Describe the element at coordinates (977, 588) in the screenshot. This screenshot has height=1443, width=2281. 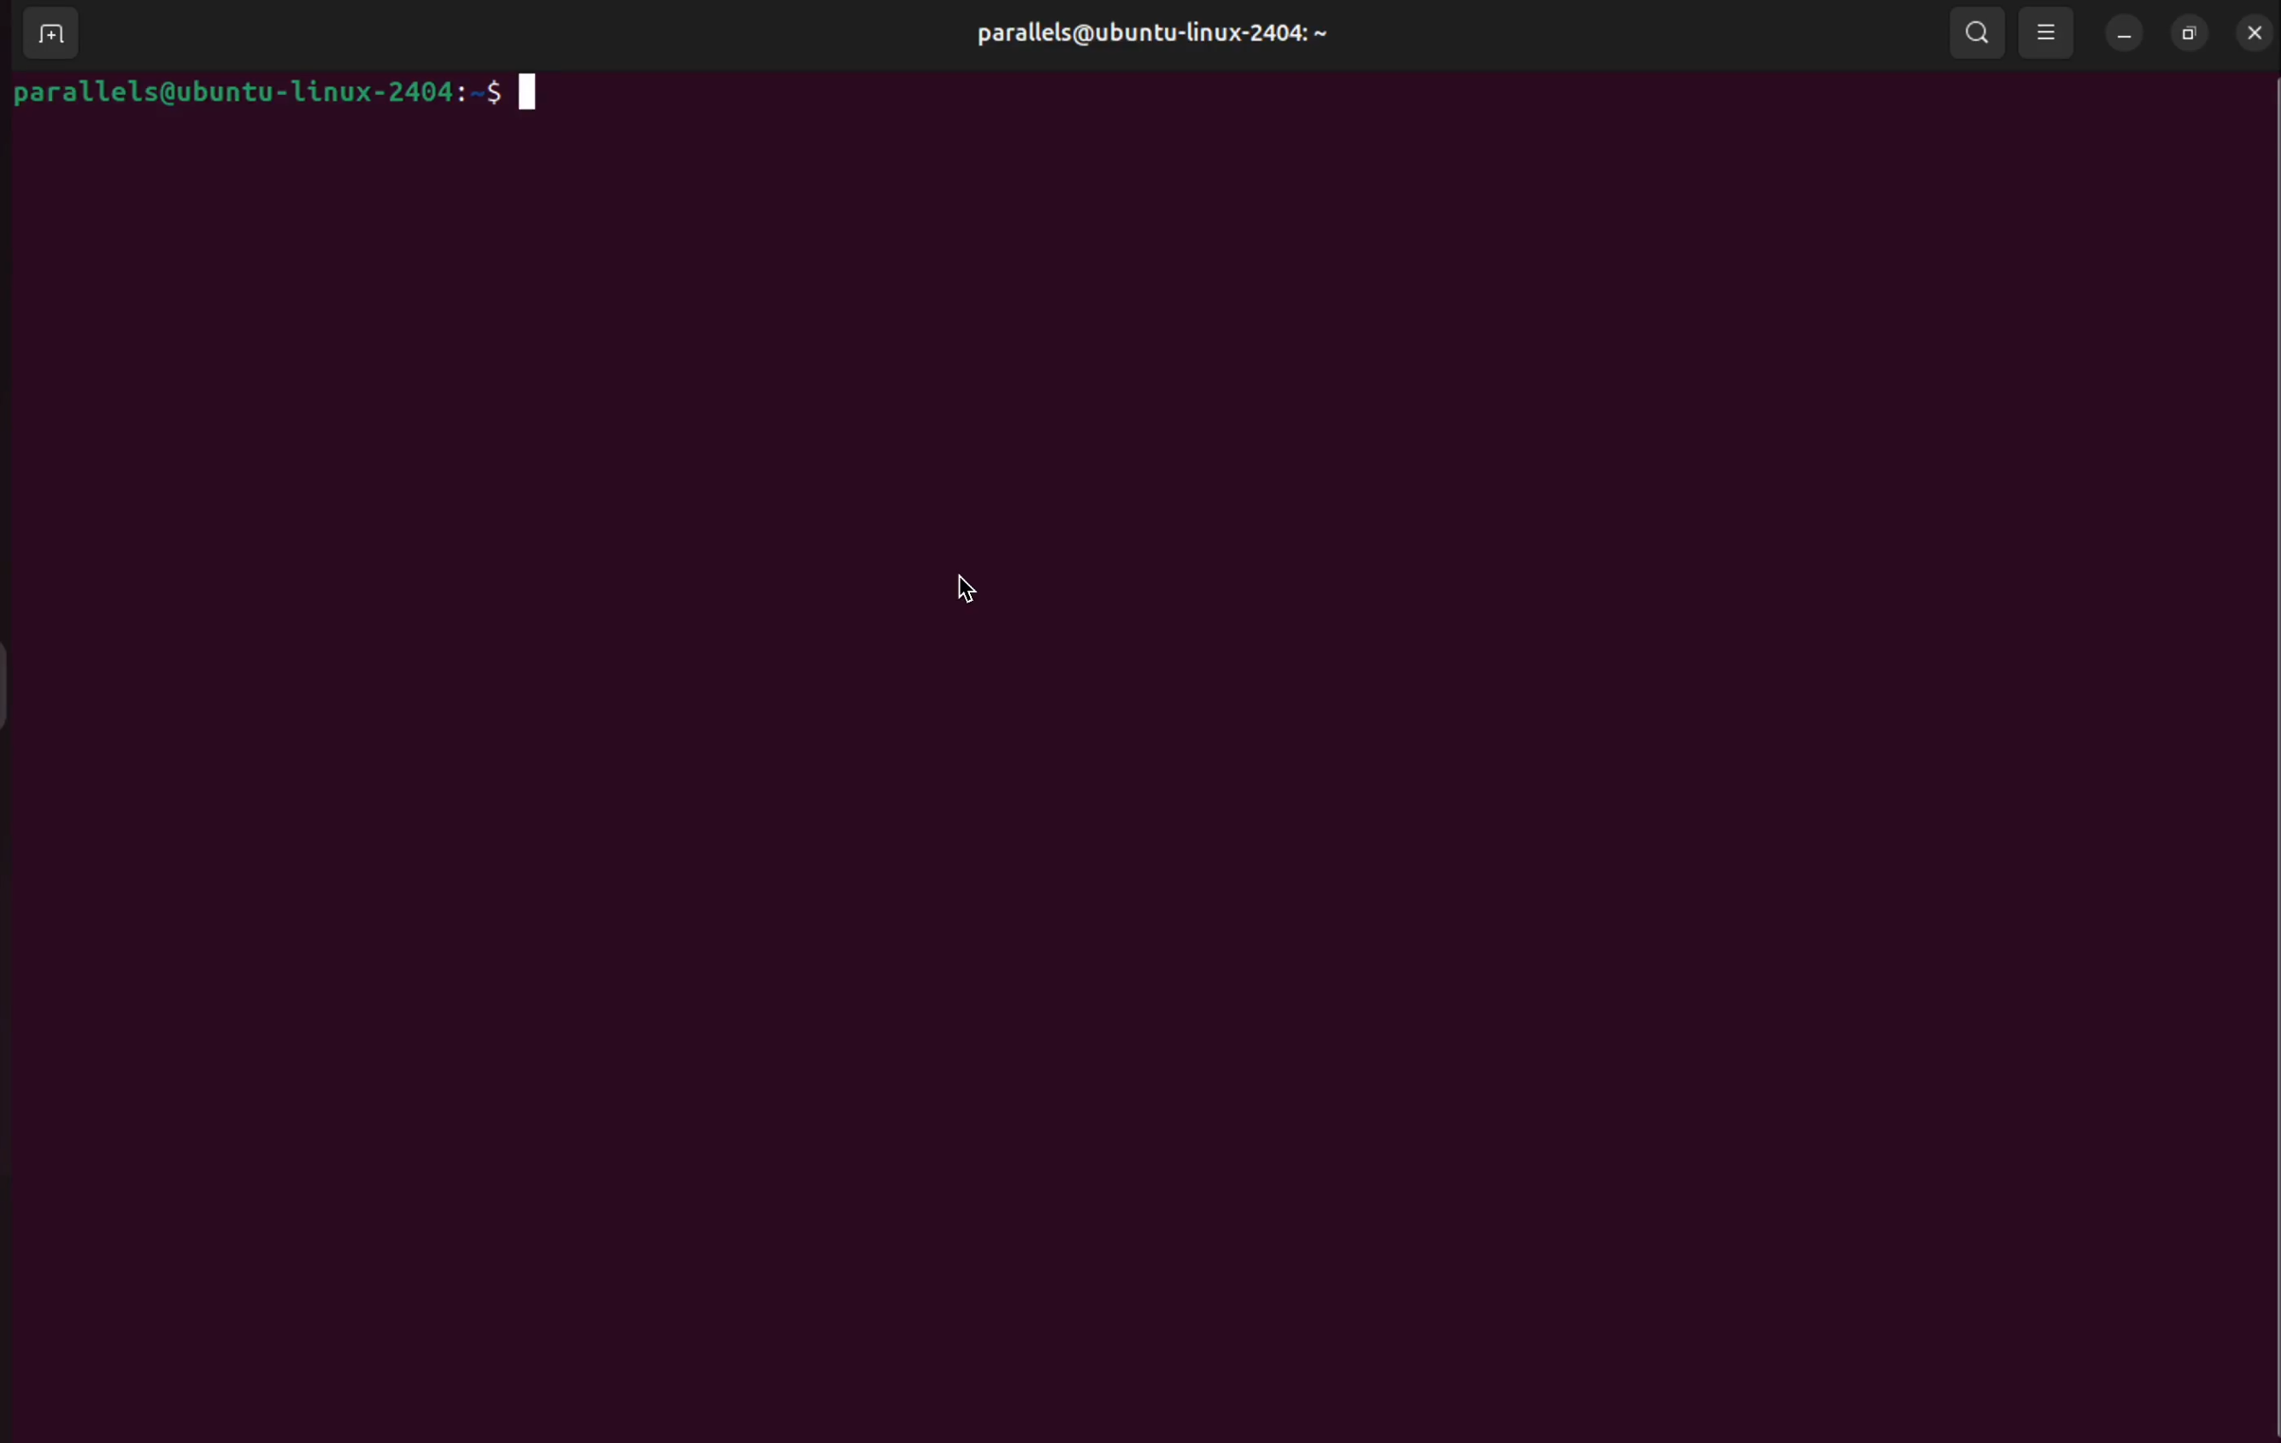
I see `cursor` at that location.